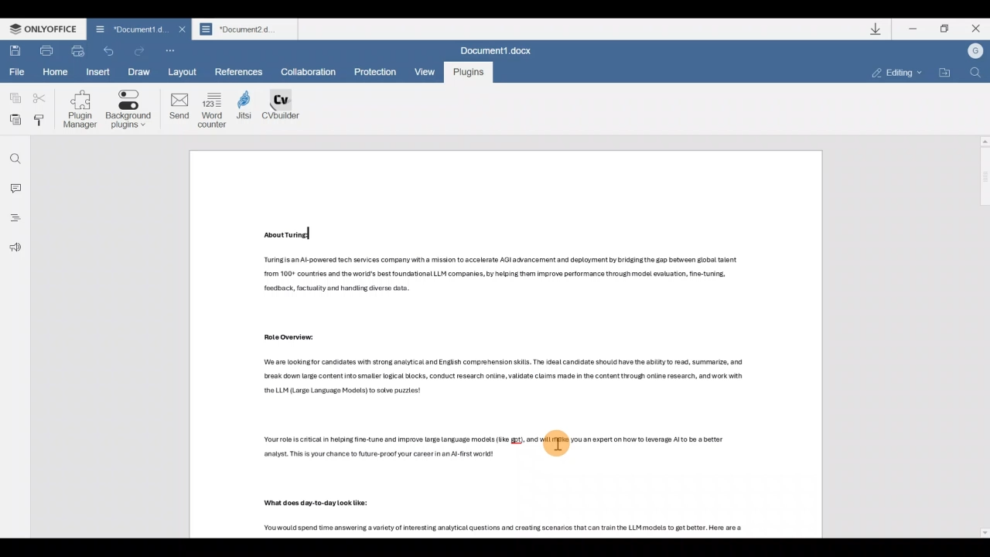 The image size is (990, 557). I want to click on , so click(282, 338).